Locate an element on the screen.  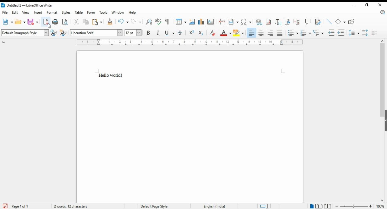
check spelling is located at coordinates (158, 22).